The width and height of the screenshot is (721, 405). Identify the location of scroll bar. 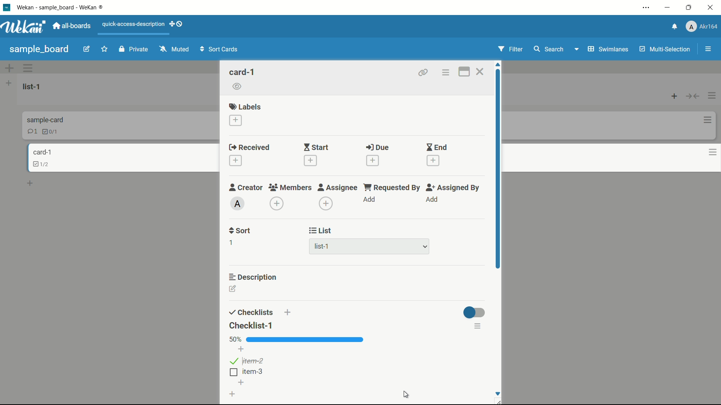
(497, 171).